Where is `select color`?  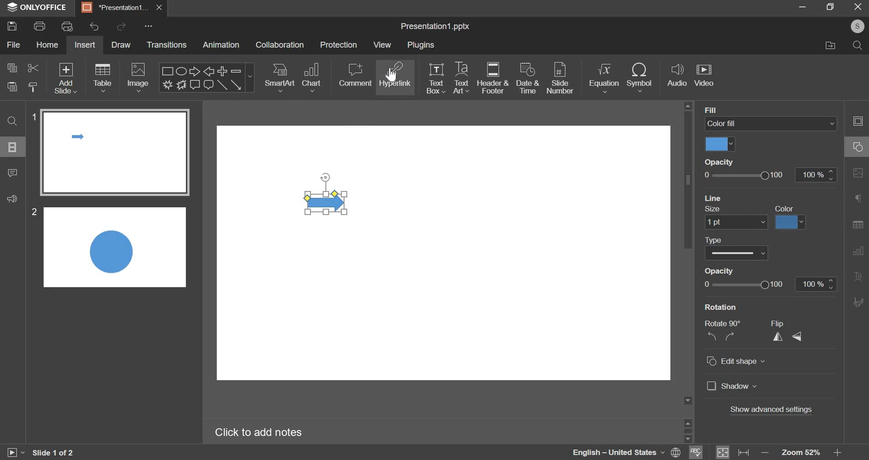 select color is located at coordinates (791, 223).